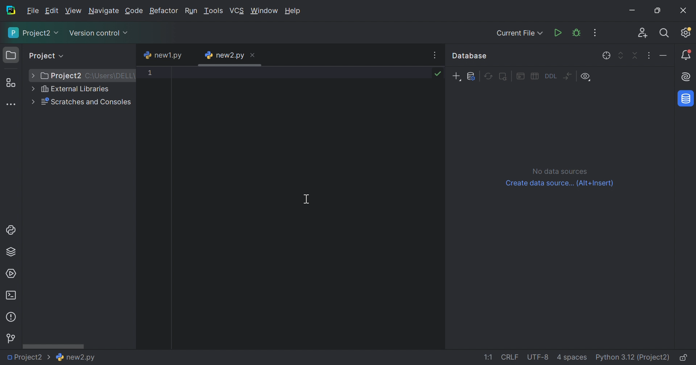 The image size is (696, 365). Describe the element at coordinates (687, 55) in the screenshot. I see `Notifications` at that location.